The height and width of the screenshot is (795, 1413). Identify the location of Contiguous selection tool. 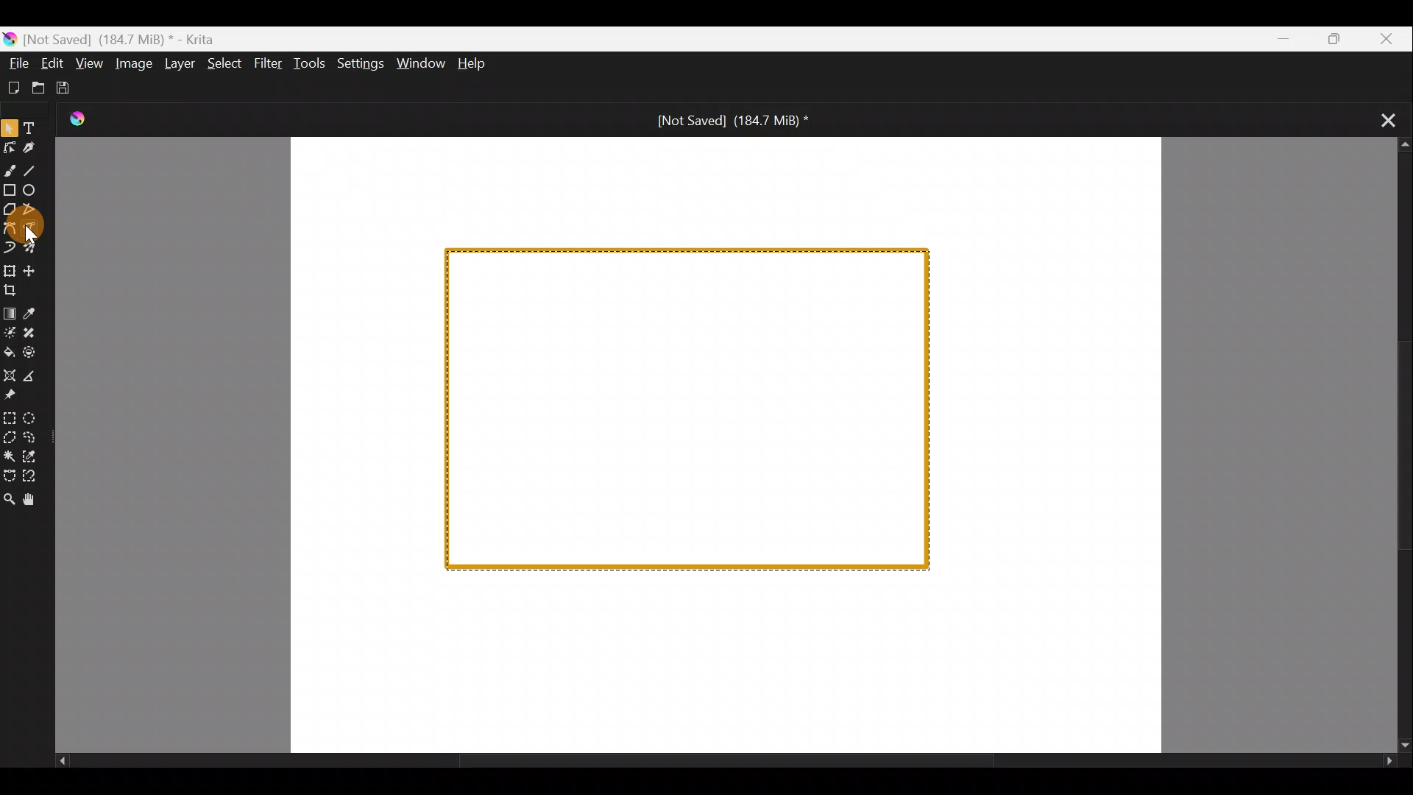
(9, 453).